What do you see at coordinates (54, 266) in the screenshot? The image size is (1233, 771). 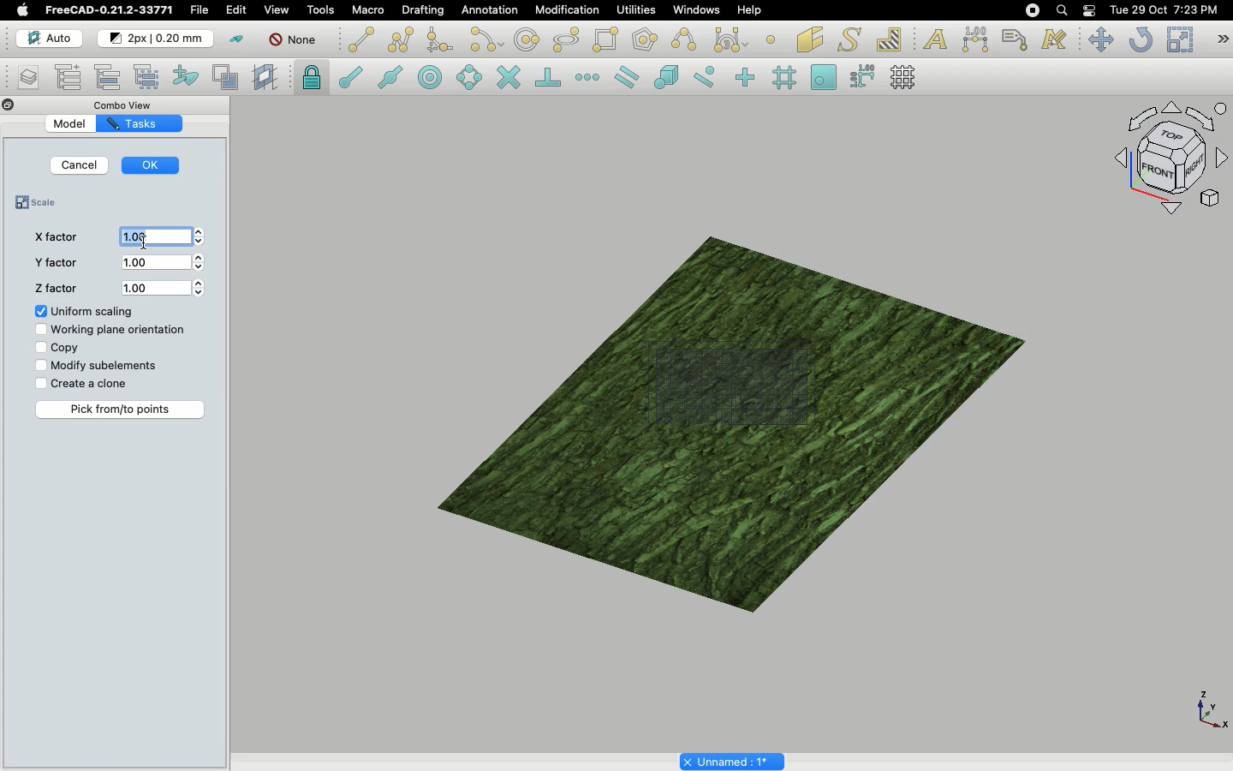 I see `Y factor` at bounding box center [54, 266].